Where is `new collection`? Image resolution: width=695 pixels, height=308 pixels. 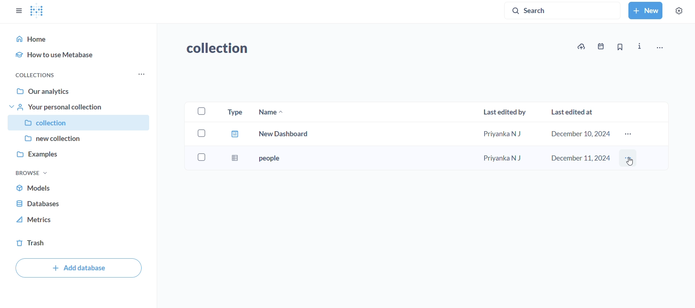 new collection is located at coordinates (79, 139).